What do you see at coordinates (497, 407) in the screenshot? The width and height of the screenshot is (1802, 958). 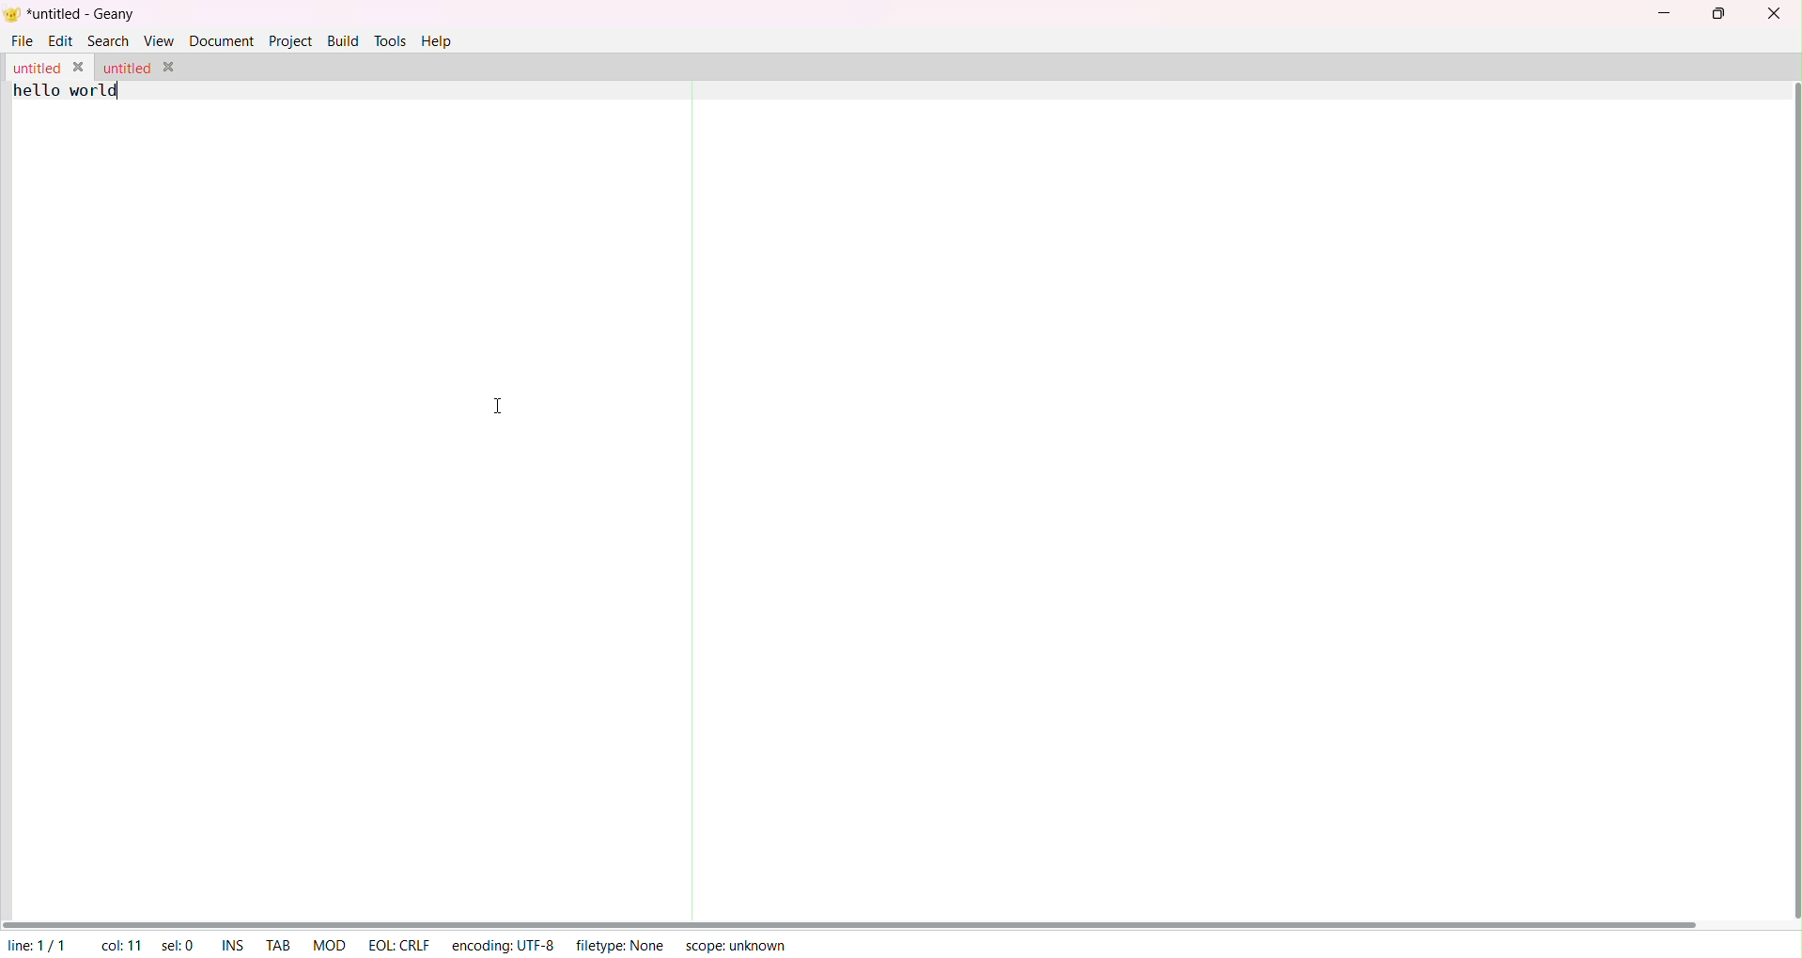 I see `cursor` at bounding box center [497, 407].